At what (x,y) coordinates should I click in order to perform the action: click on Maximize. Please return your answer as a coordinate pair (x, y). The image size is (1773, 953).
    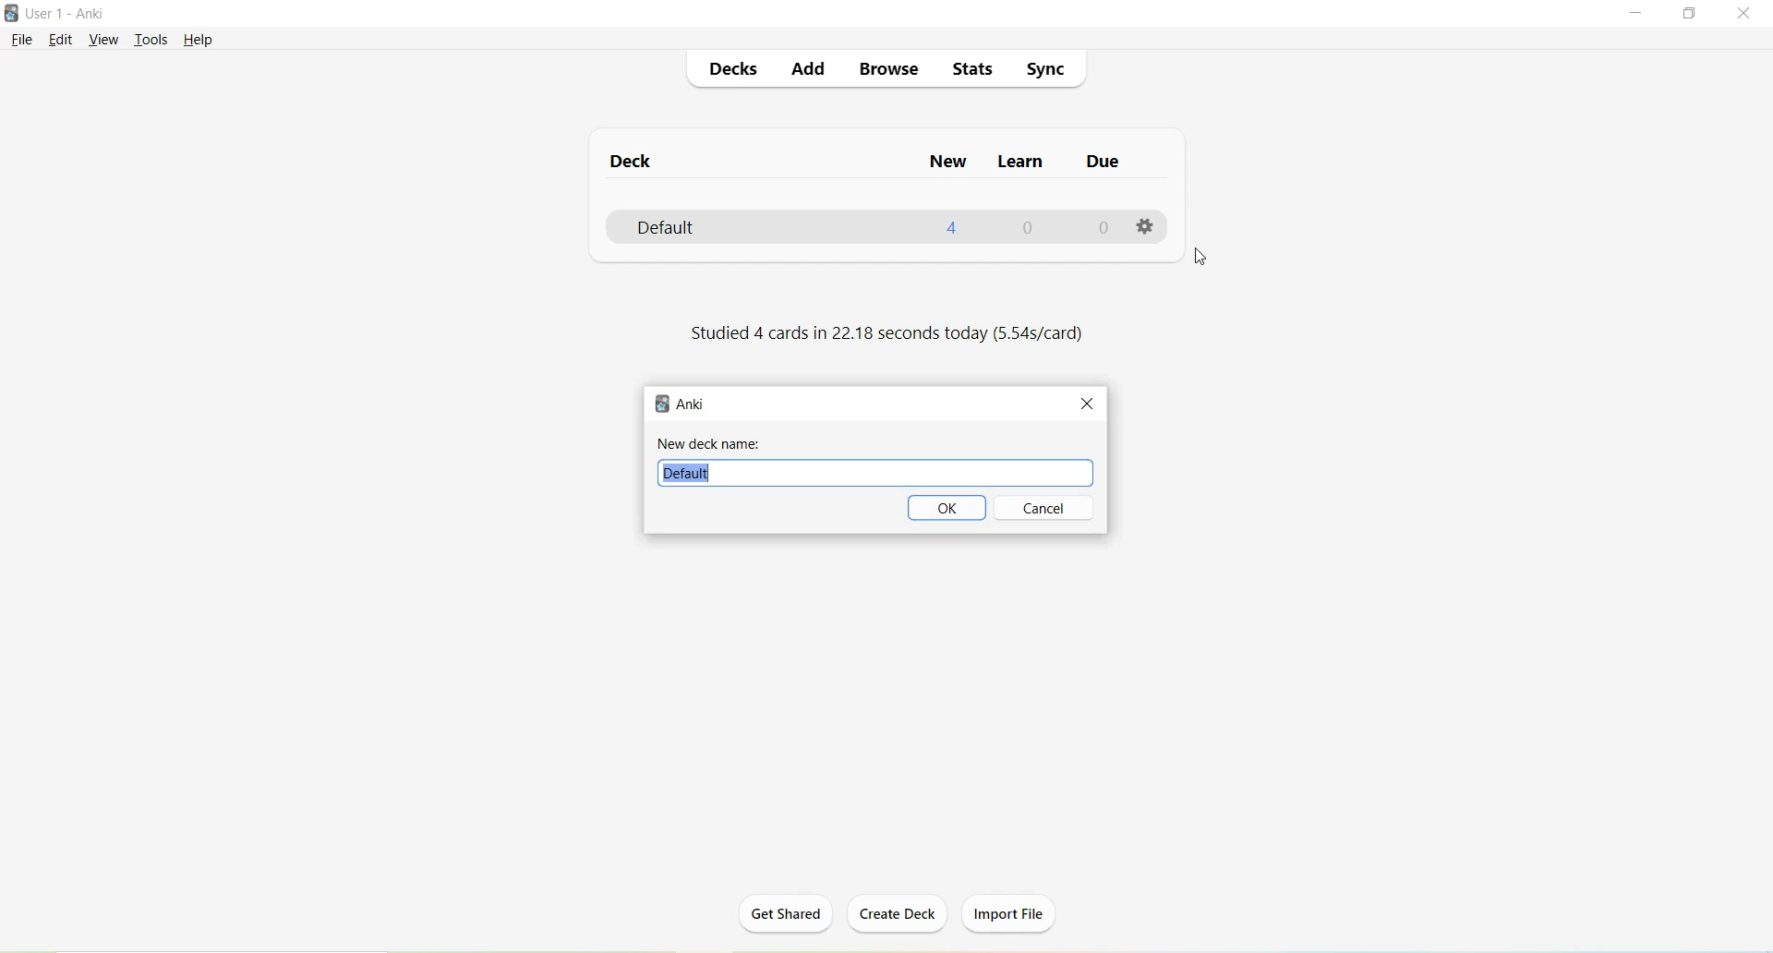
    Looking at the image, I should click on (1696, 14).